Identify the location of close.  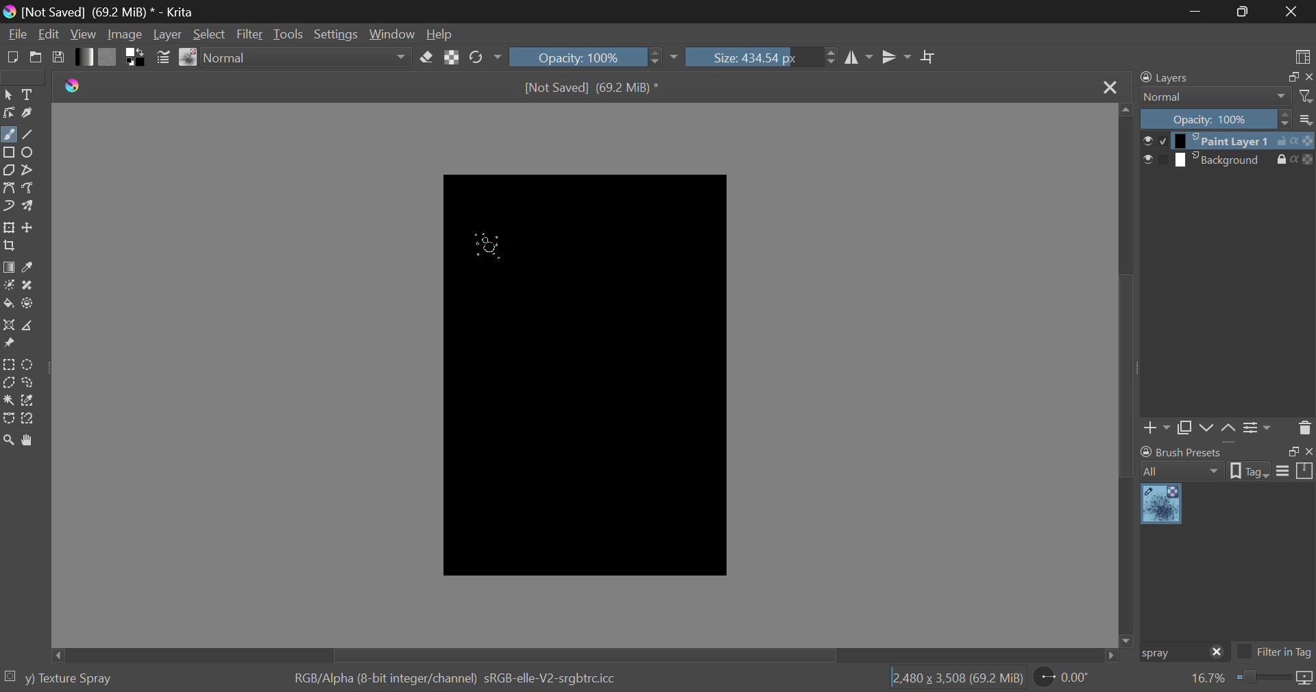
(1308, 77).